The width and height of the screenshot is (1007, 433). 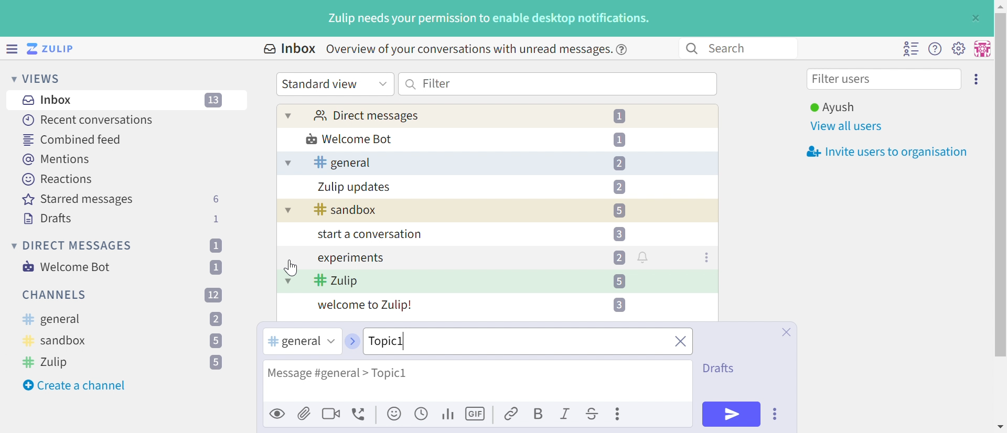 I want to click on 13, so click(x=215, y=101).